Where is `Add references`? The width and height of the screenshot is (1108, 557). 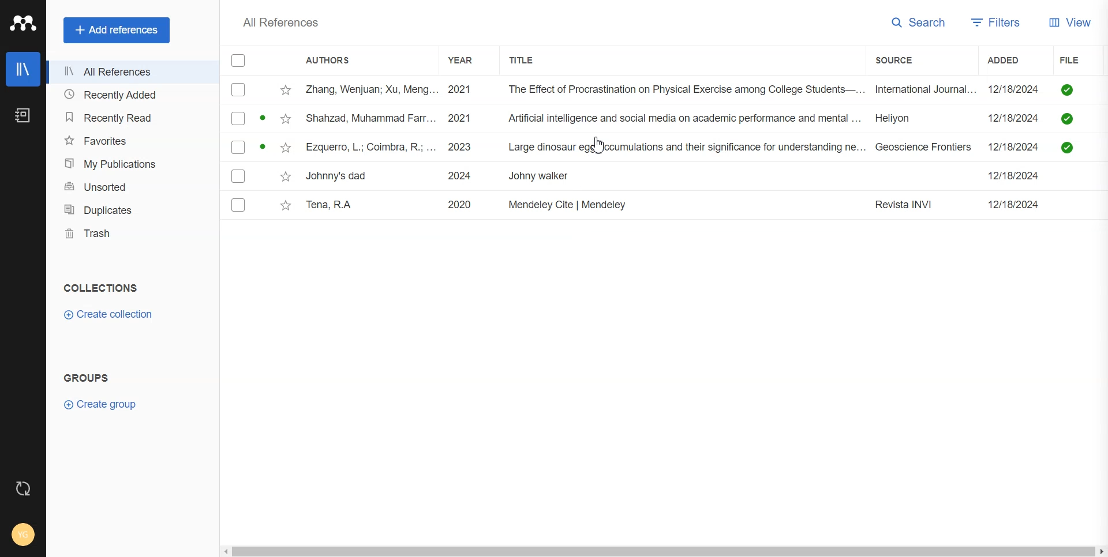 Add references is located at coordinates (117, 30).